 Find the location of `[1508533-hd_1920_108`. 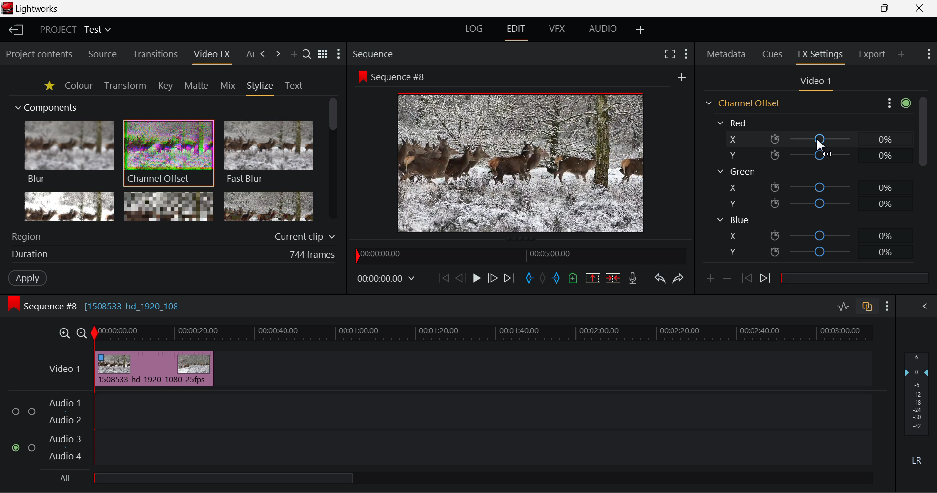

[1508533-hd_1920_108 is located at coordinates (134, 304).